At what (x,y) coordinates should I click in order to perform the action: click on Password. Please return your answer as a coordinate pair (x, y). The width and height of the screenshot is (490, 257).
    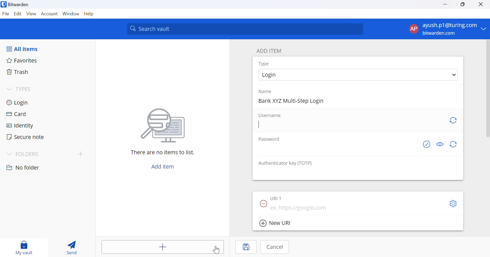
    Looking at the image, I should click on (270, 139).